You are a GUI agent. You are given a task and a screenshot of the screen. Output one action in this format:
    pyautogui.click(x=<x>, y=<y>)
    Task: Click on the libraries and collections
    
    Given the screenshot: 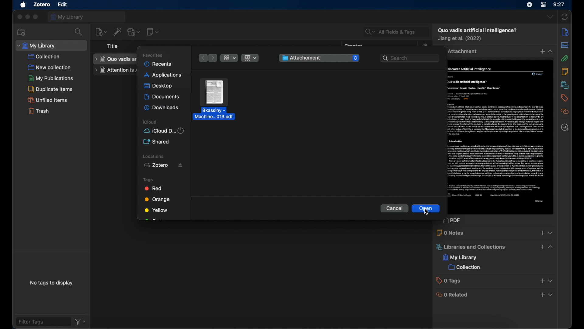 What is the action you would take?
    pyautogui.click(x=565, y=85)
    